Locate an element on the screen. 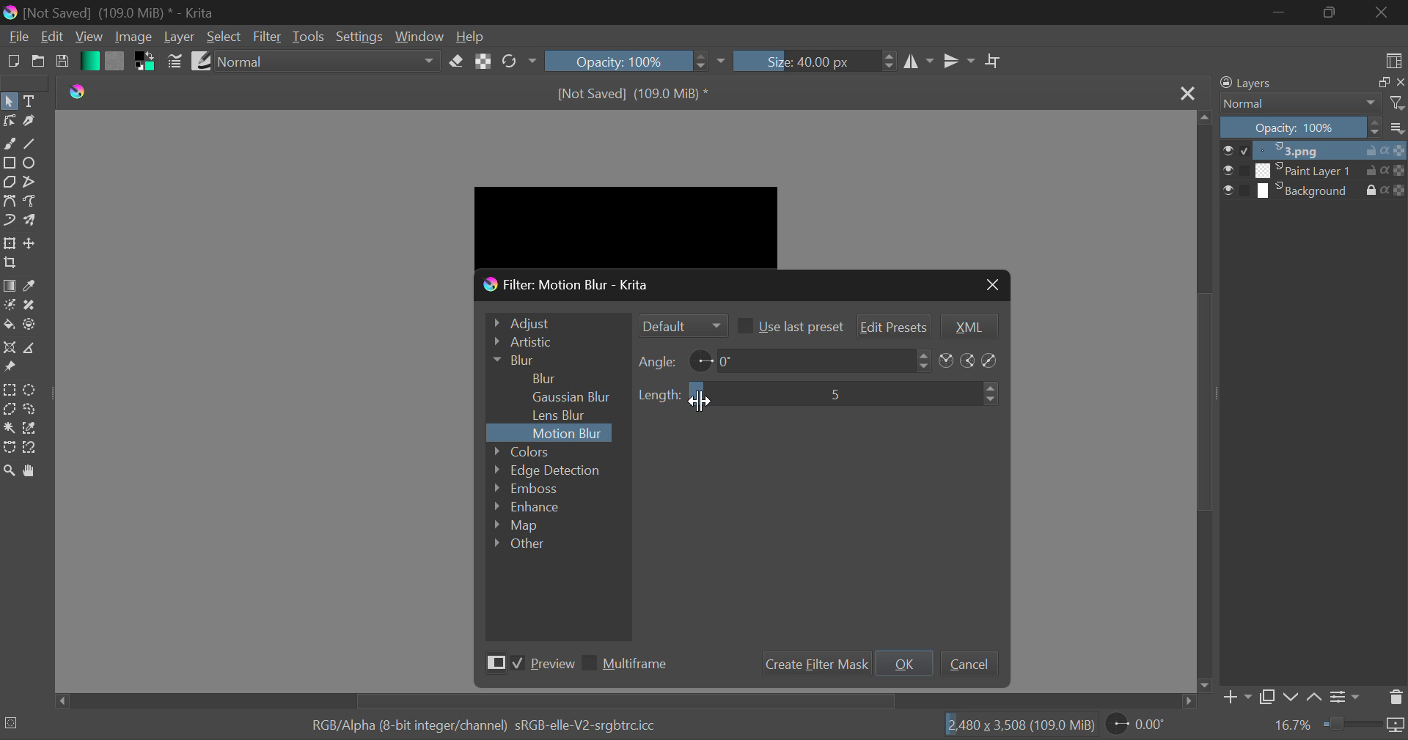  Close is located at coordinates (991, 284).